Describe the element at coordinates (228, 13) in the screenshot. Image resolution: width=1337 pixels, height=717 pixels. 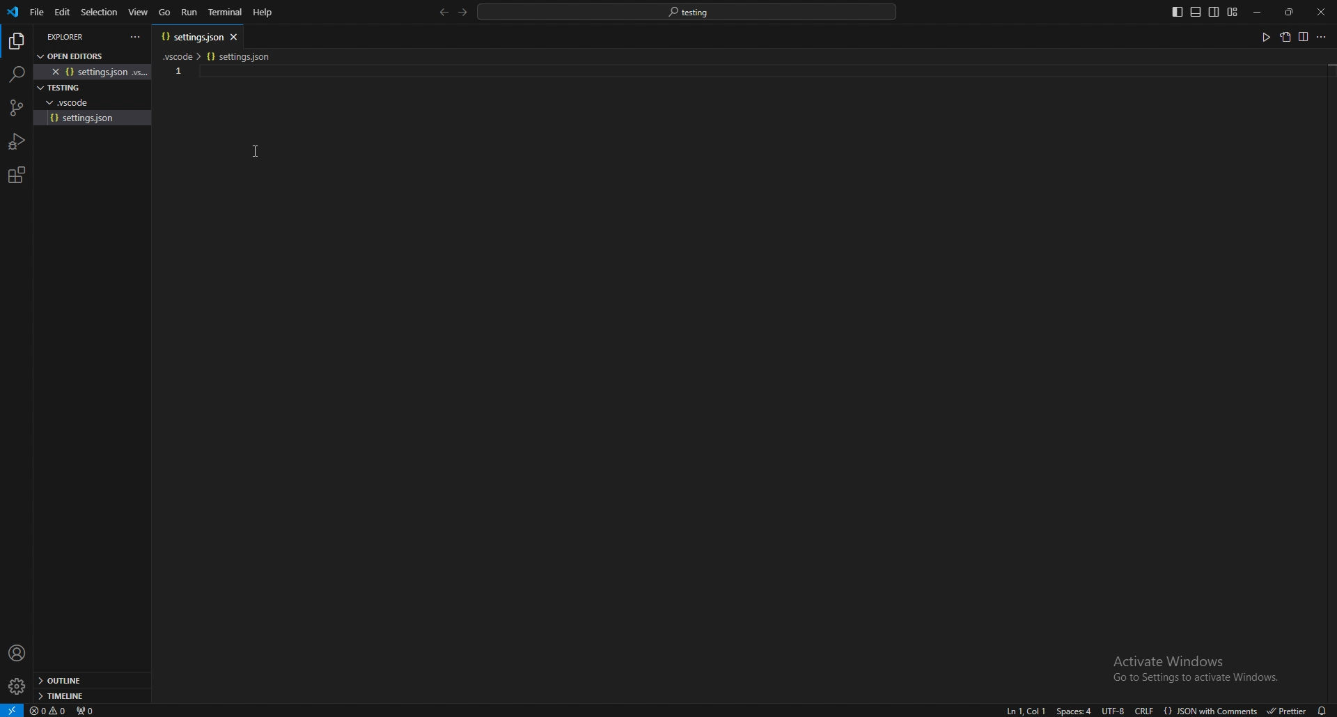
I see `terminal` at that location.